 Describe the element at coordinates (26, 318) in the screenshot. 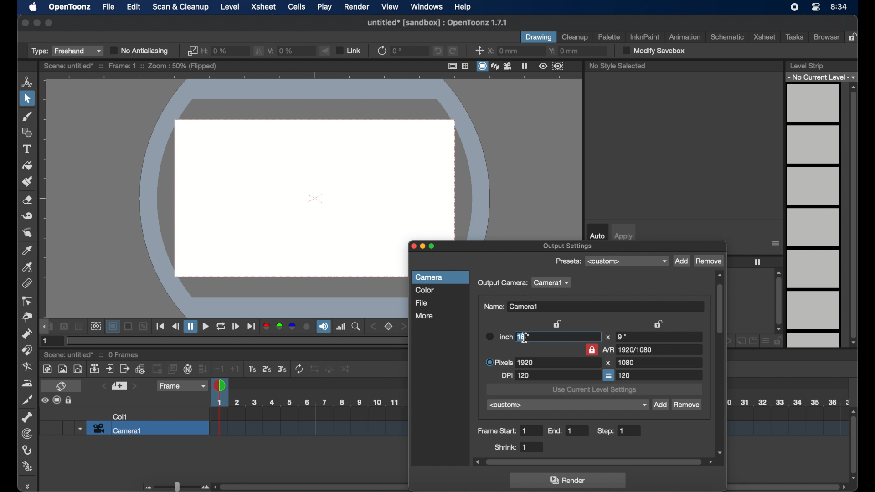

I see `pinch tool` at that location.